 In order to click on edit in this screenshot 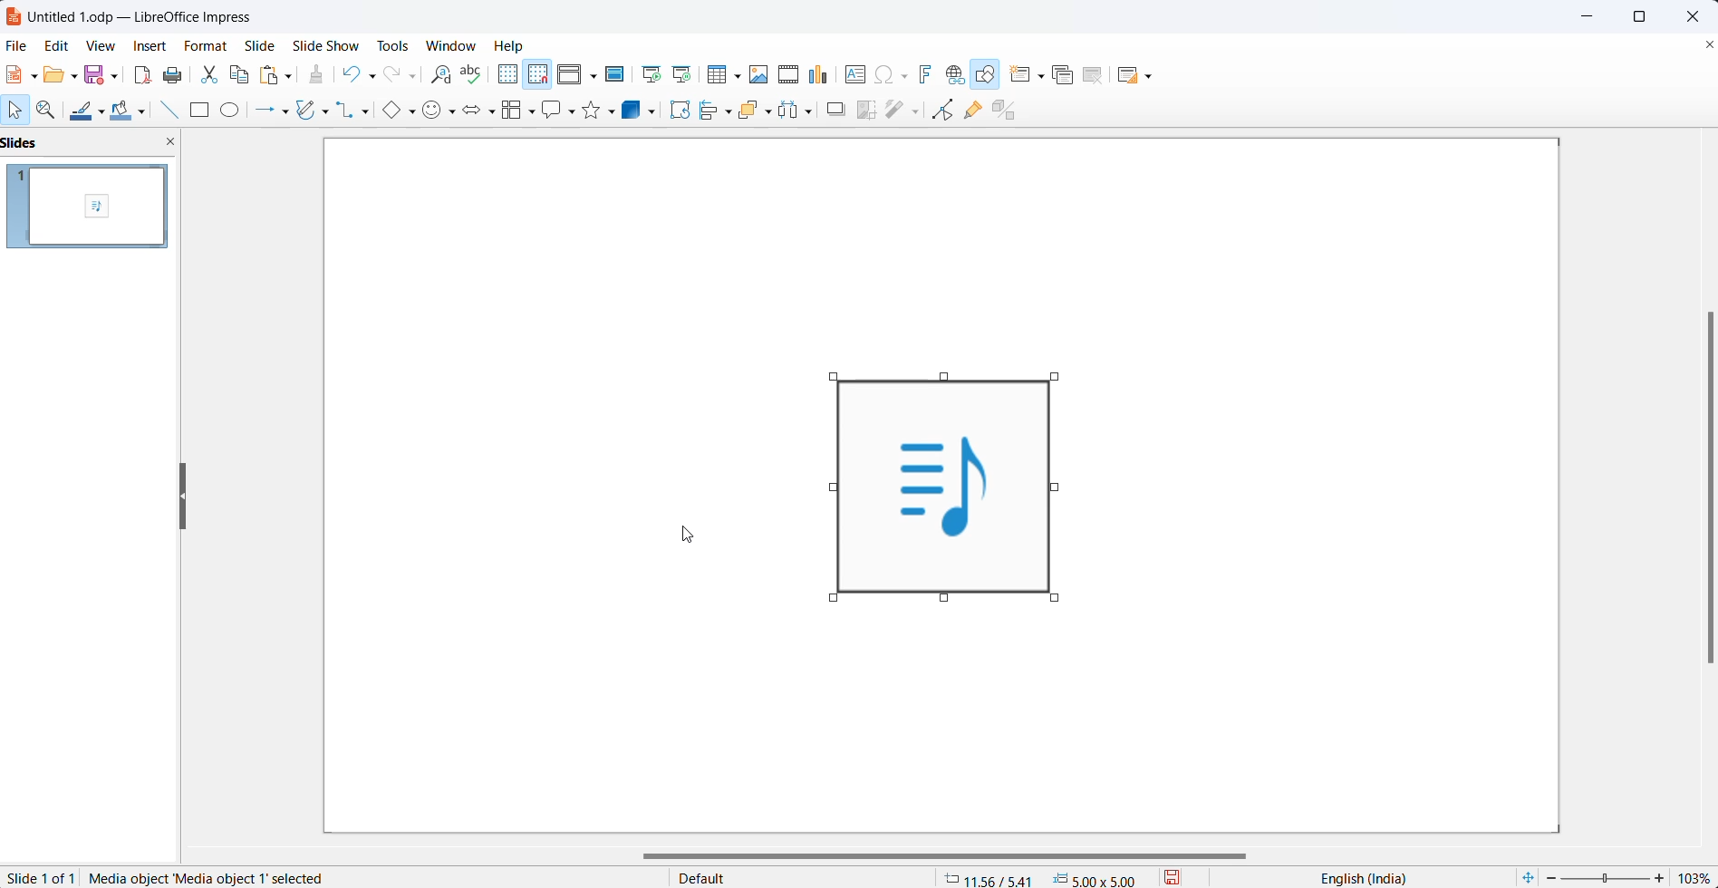, I will do `click(55, 45)`.